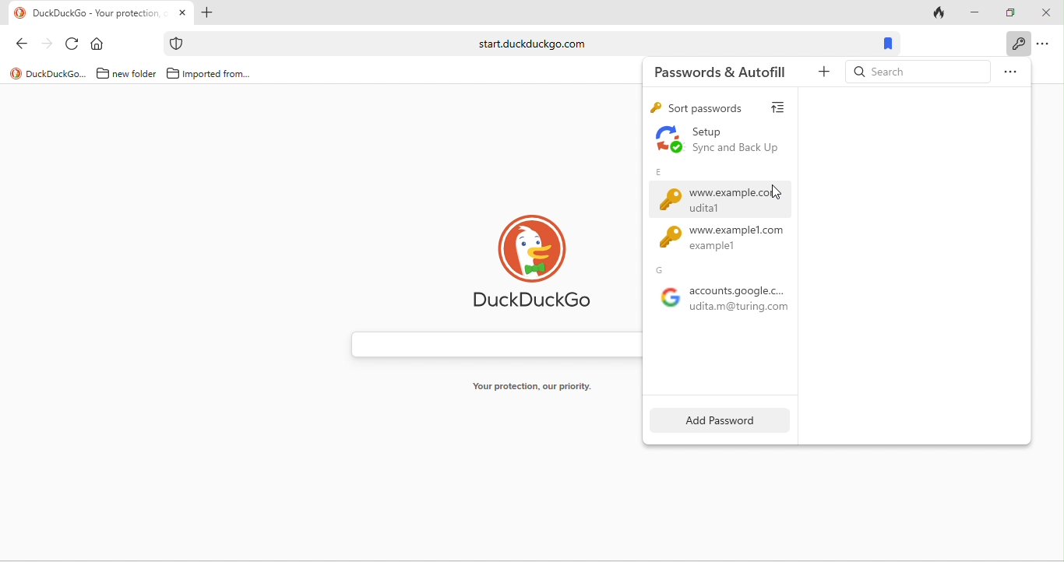 Image resolution: width=1064 pixels, height=562 pixels. What do you see at coordinates (976, 12) in the screenshot?
I see `minimize` at bounding box center [976, 12].